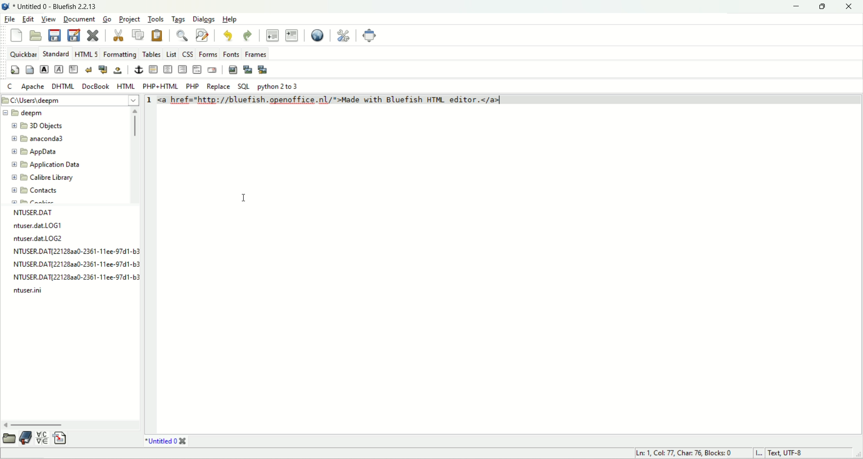 The image size is (863, 459). What do you see at coordinates (681, 453) in the screenshot?
I see `ln, col, char, blocks` at bounding box center [681, 453].